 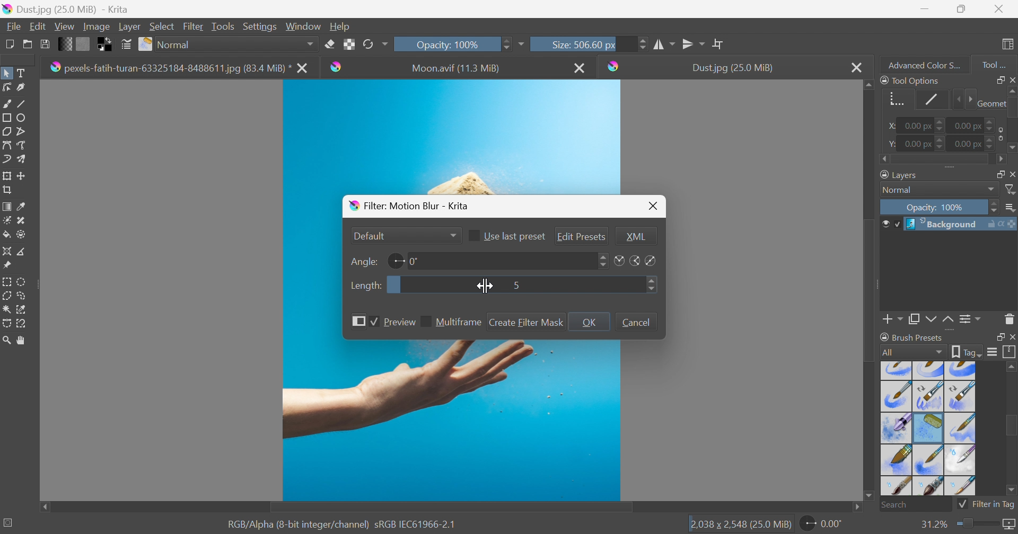 What do you see at coordinates (991, 145) in the screenshot?
I see `Slider` at bounding box center [991, 145].